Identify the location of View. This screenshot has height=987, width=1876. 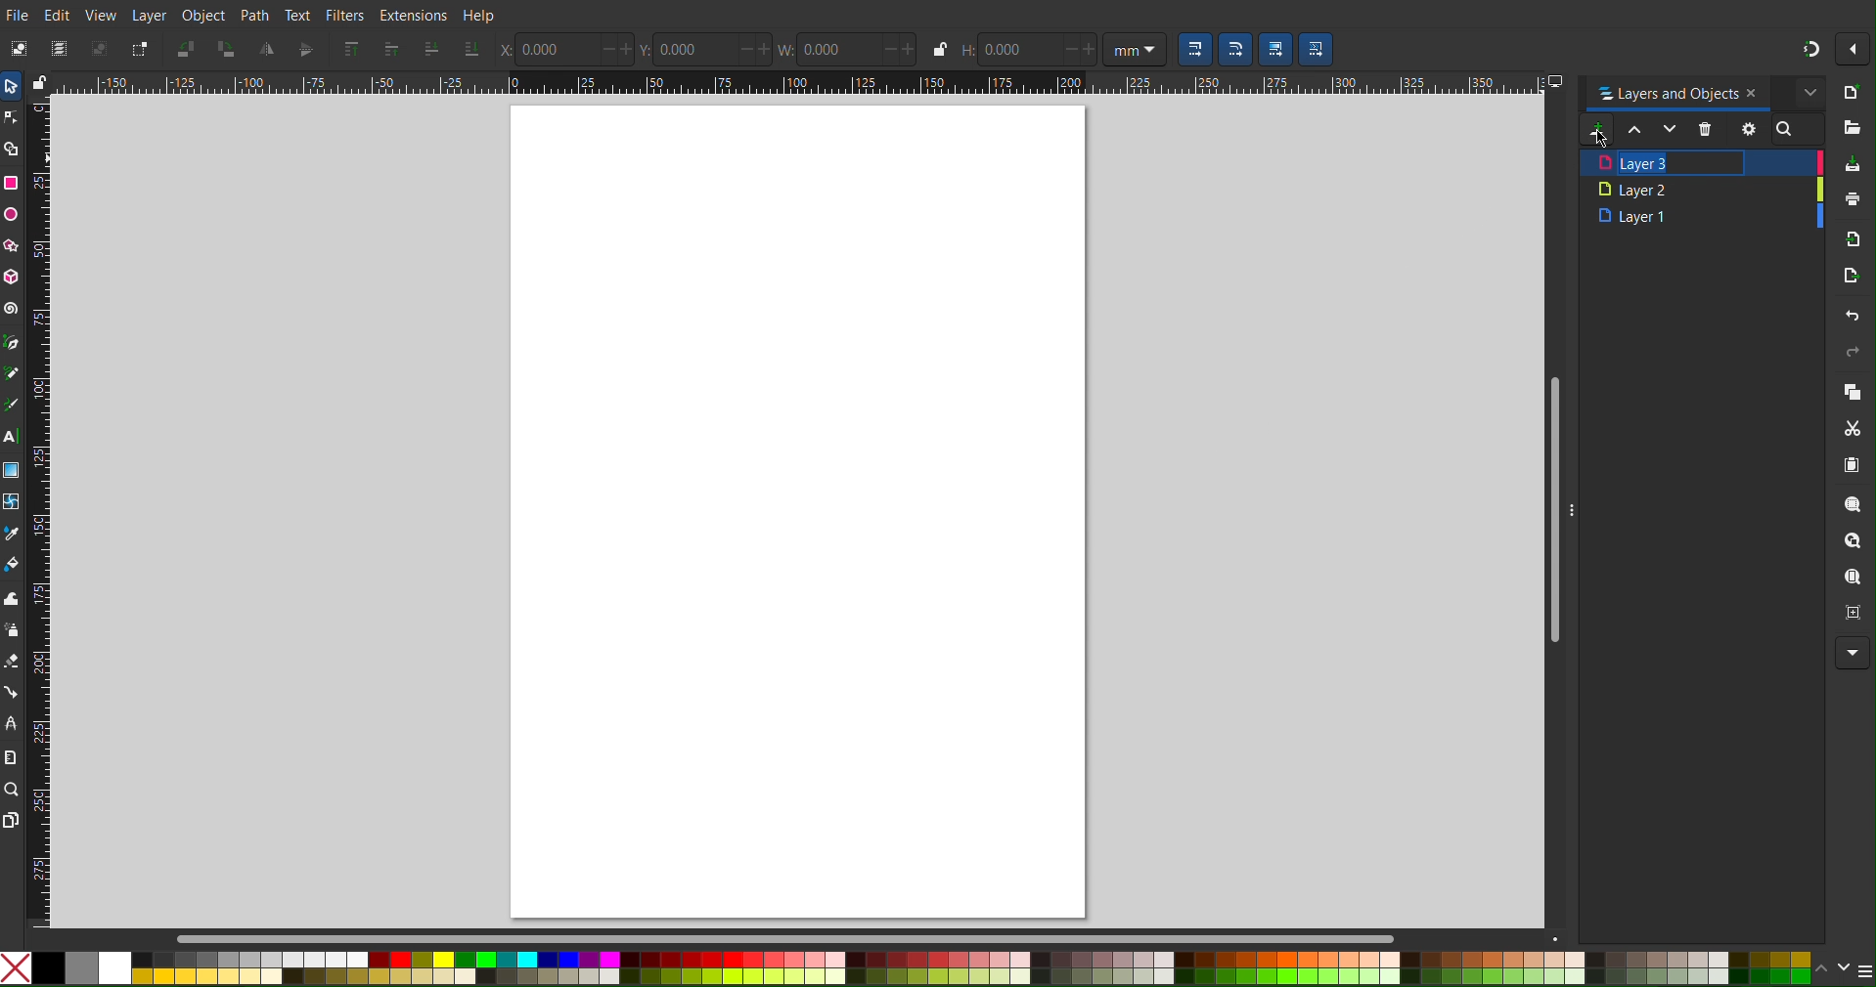
(100, 14).